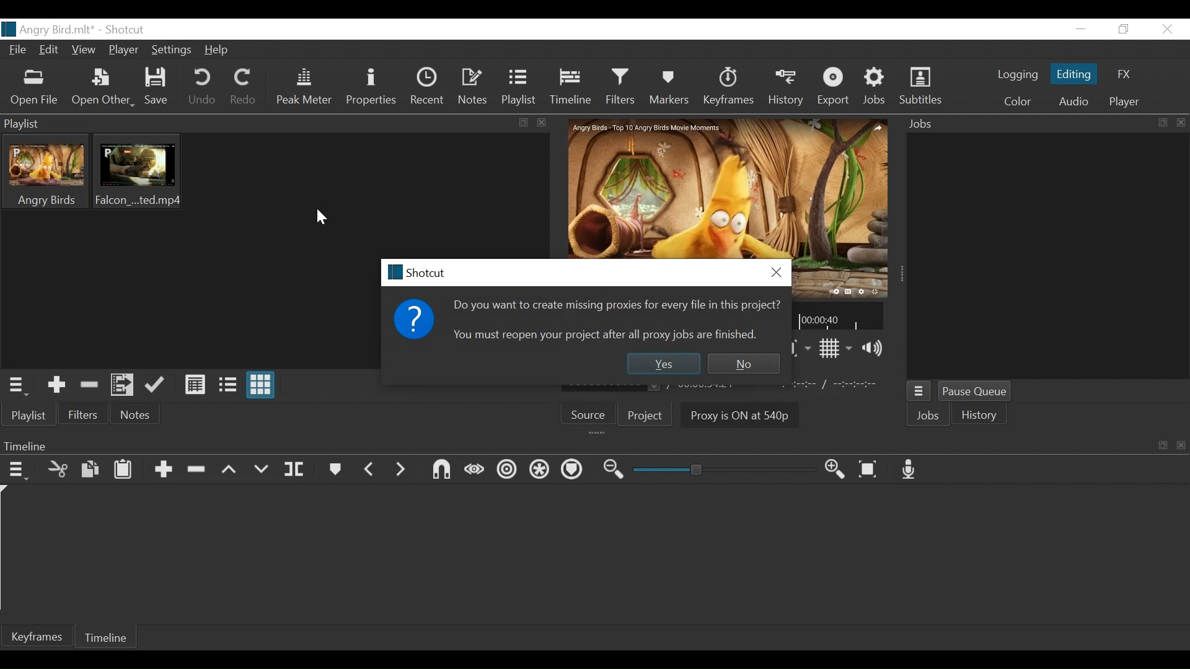  What do you see at coordinates (980, 416) in the screenshot?
I see `History` at bounding box center [980, 416].